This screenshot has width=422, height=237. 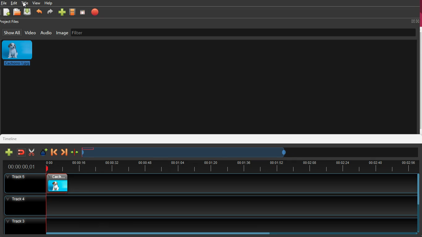 What do you see at coordinates (24, 6) in the screenshot?
I see `cursor` at bounding box center [24, 6].